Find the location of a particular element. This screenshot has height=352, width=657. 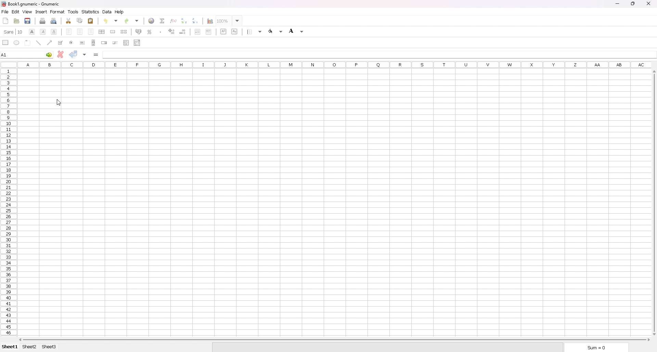

minimize is located at coordinates (617, 4).